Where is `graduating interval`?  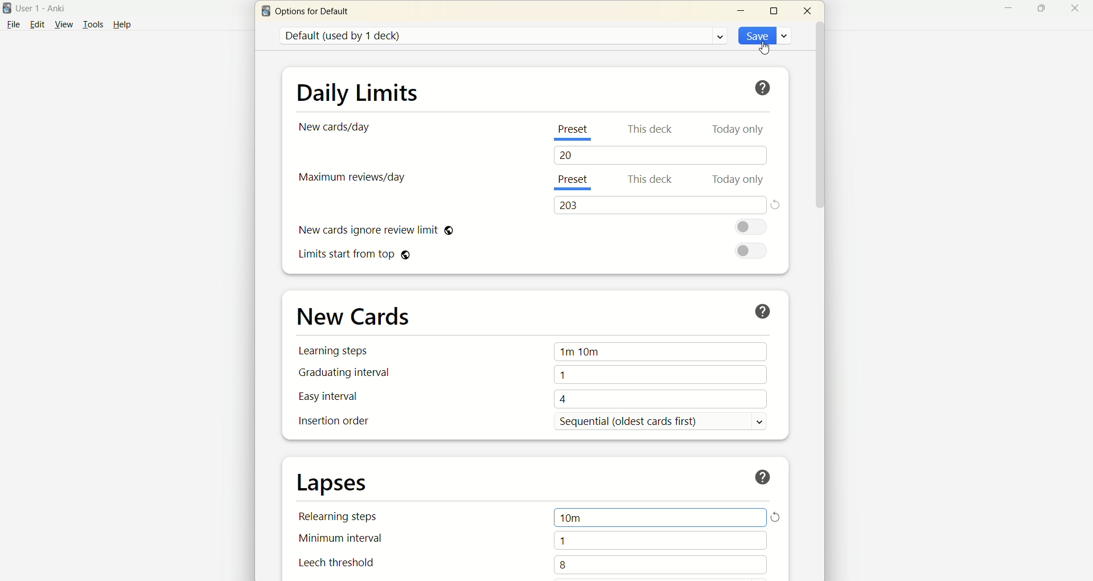 graduating interval is located at coordinates (342, 373).